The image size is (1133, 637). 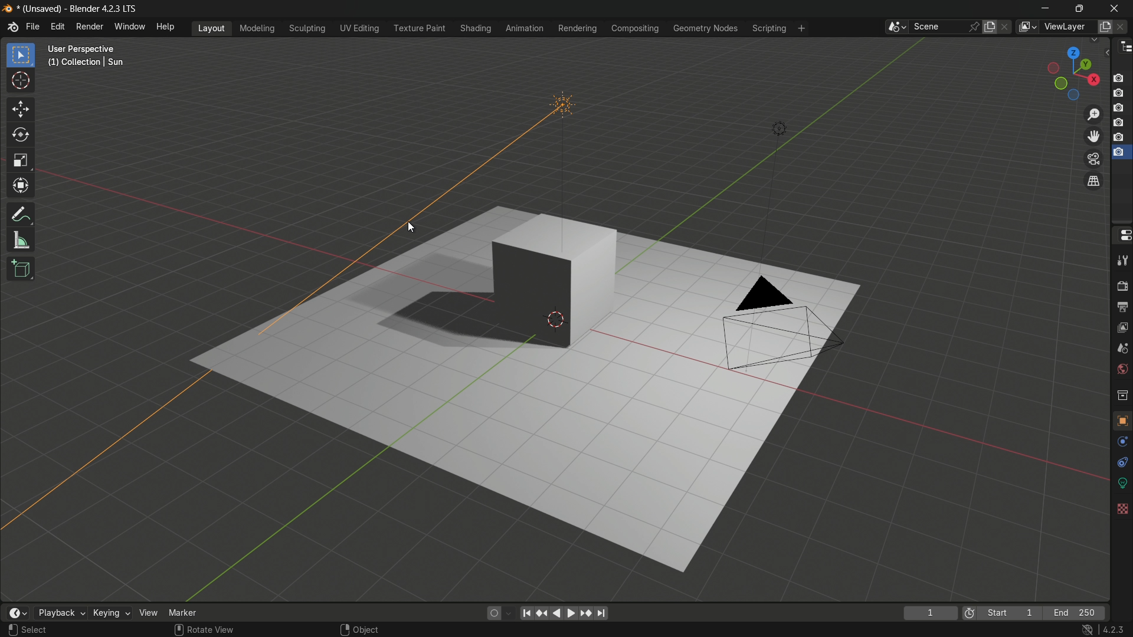 What do you see at coordinates (35, 630) in the screenshot?
I see `Select` at bounding box center [35, 630].